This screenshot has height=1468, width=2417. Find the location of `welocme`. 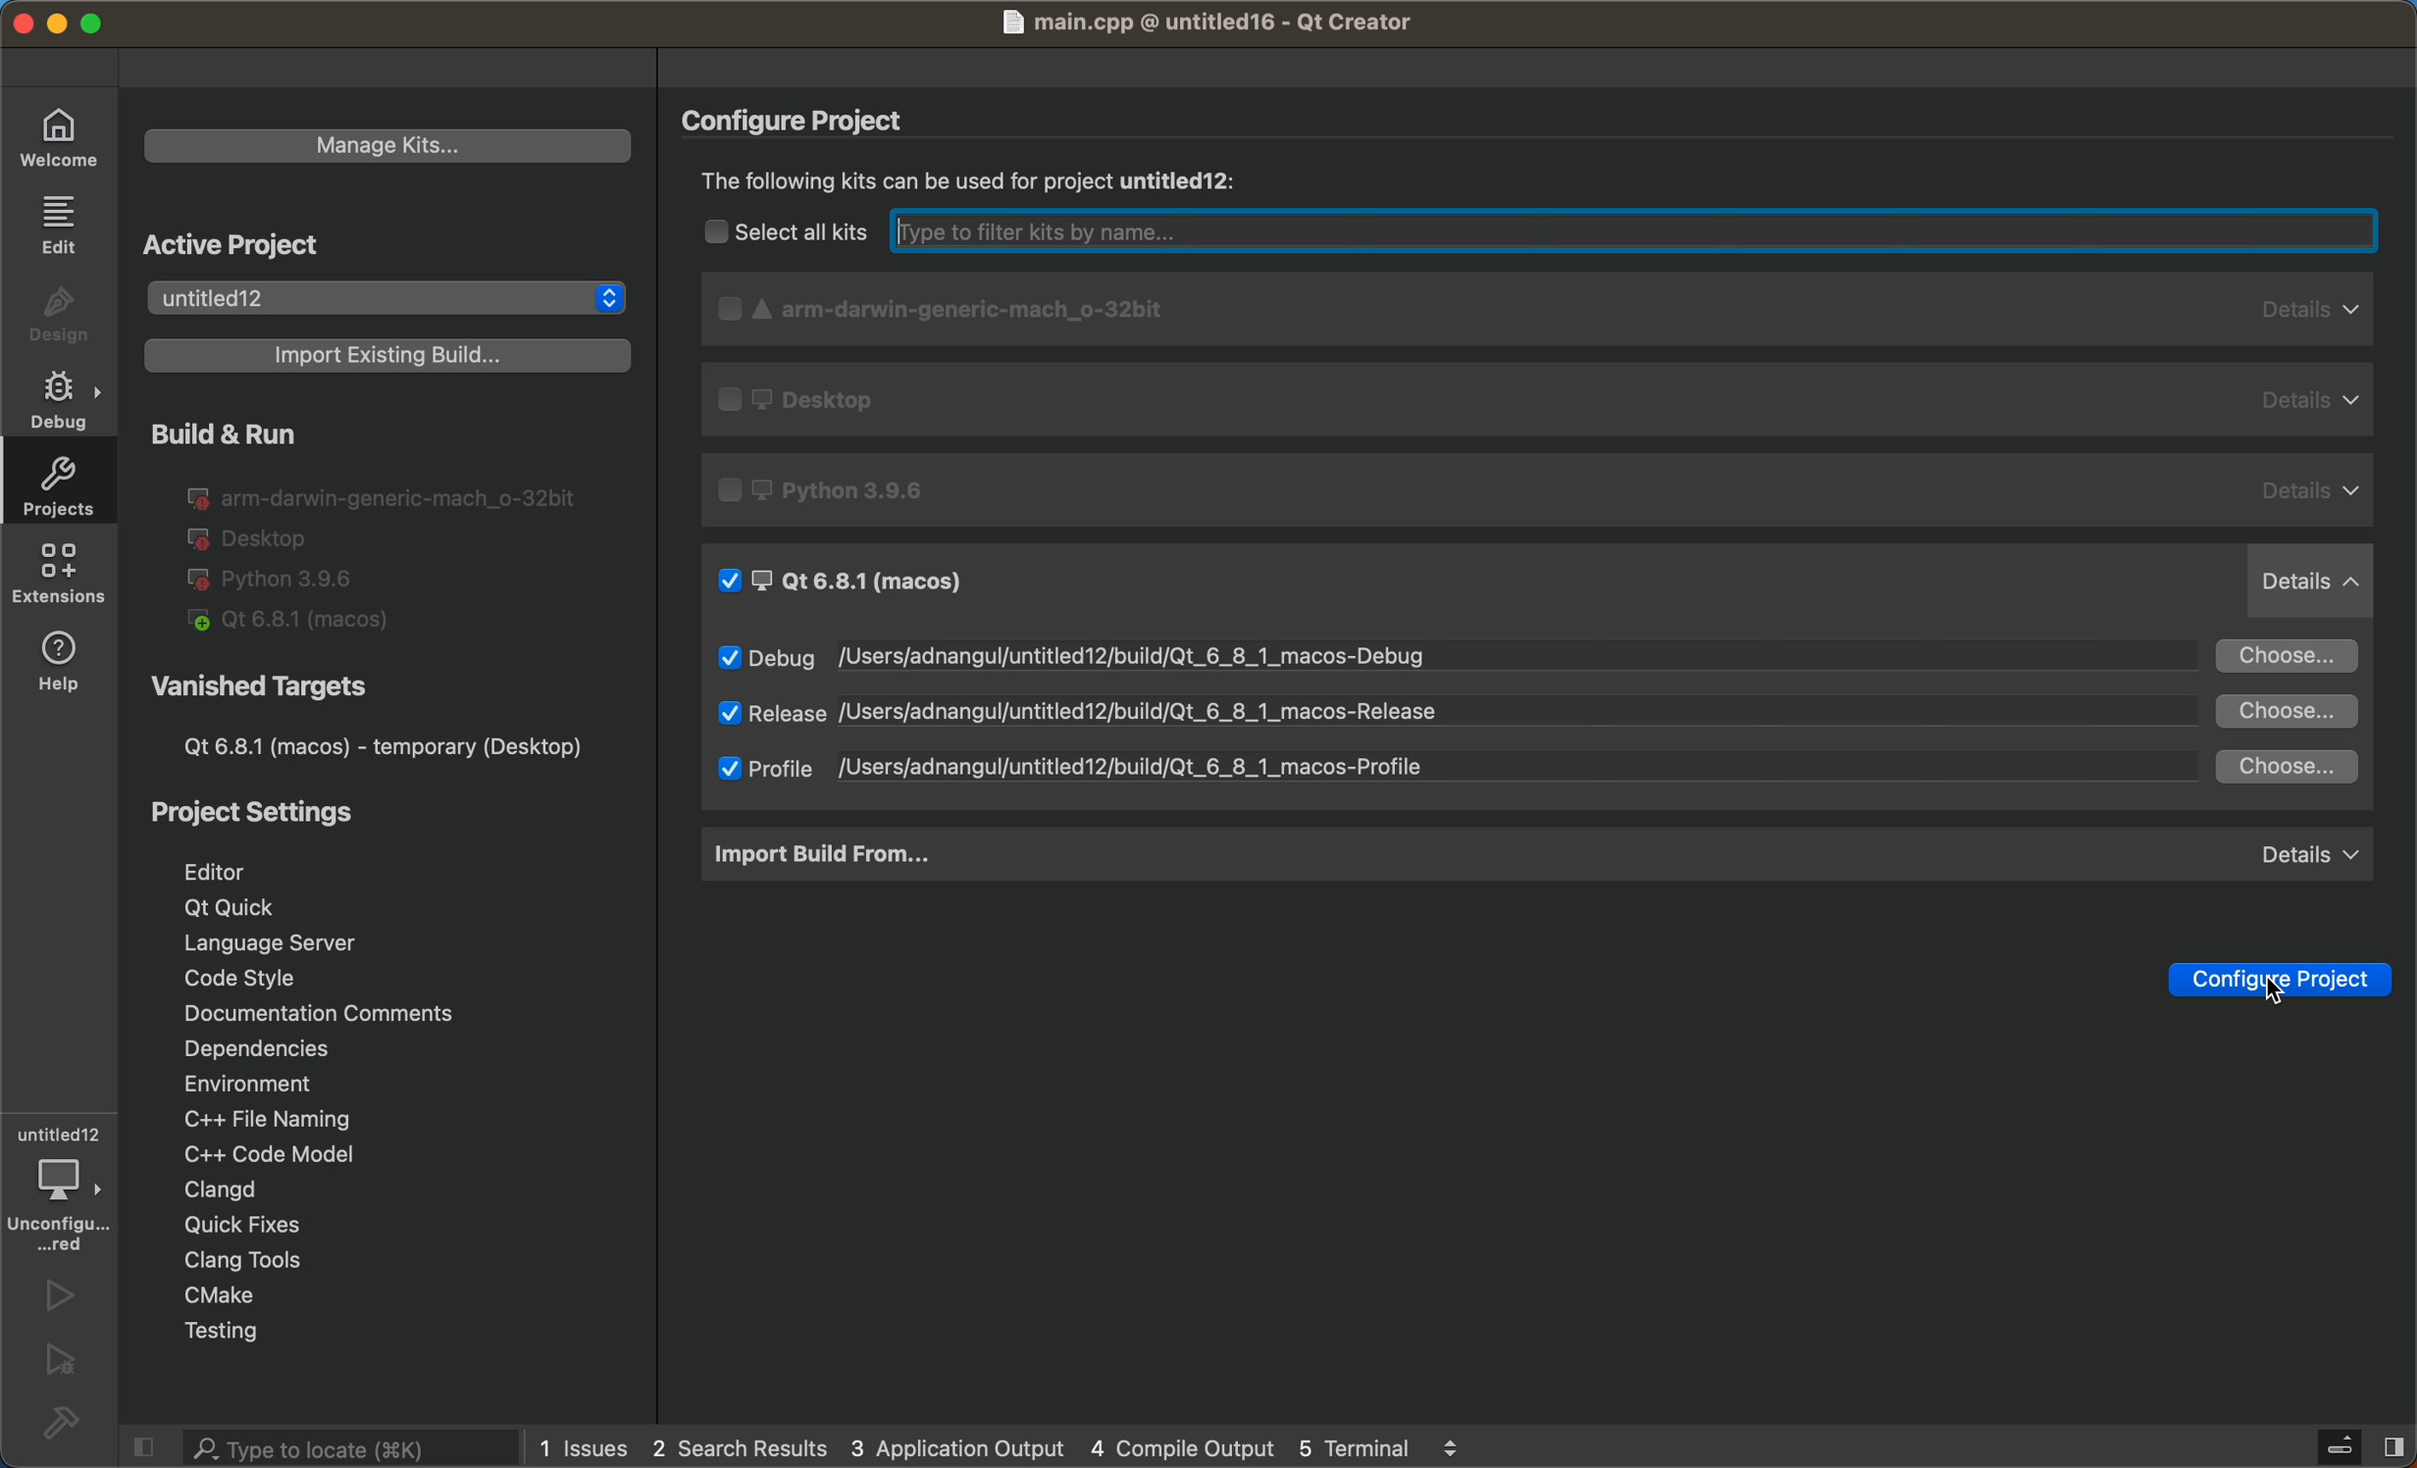

welocme is located at coordinates (55, 141).